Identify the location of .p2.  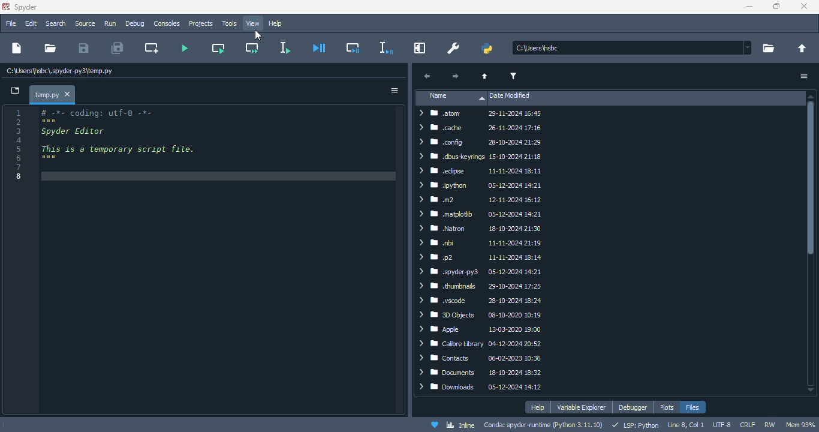
(481, 257).